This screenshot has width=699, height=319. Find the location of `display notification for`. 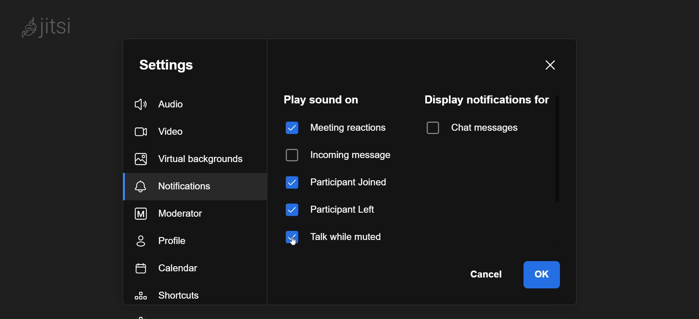

display notification for is located at coordinates (486, 98).